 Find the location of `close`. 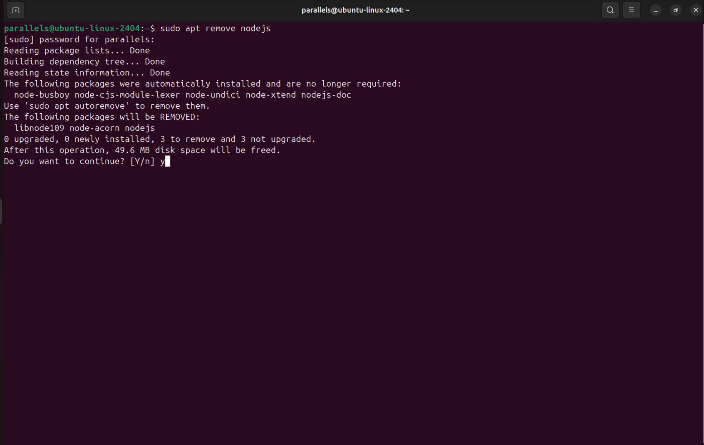

close is located at coordinates (695, 10).